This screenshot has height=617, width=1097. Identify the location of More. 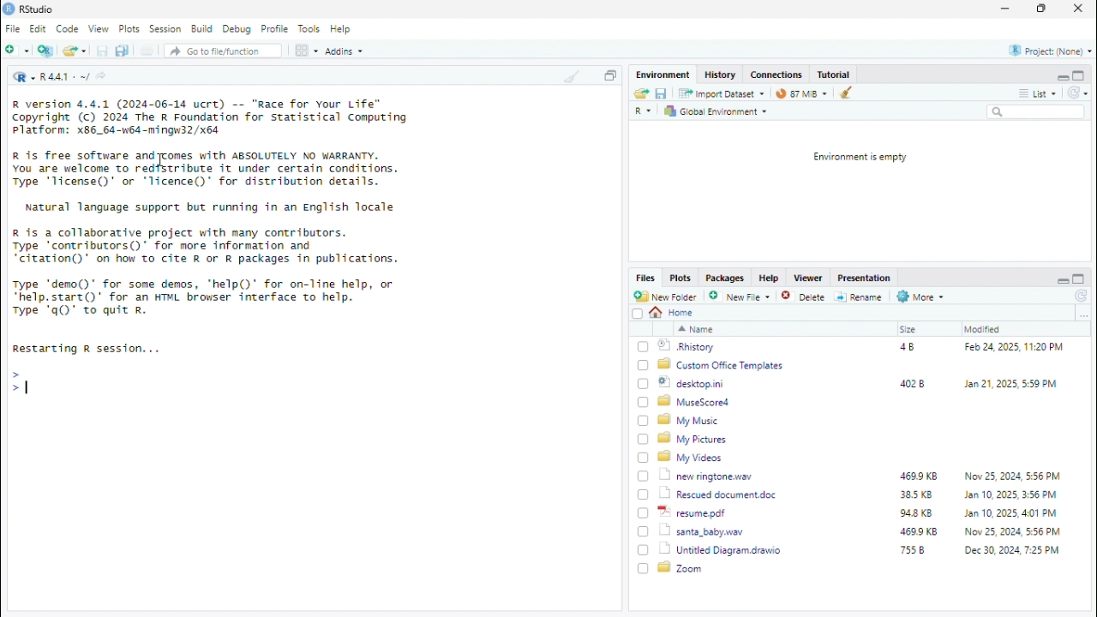
(921, 297).